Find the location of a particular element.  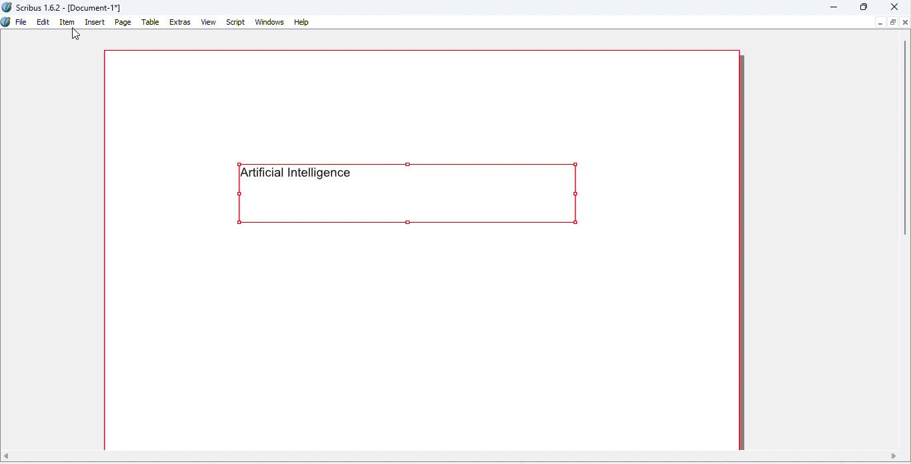

Cursor is located at coordinates (75, 35).